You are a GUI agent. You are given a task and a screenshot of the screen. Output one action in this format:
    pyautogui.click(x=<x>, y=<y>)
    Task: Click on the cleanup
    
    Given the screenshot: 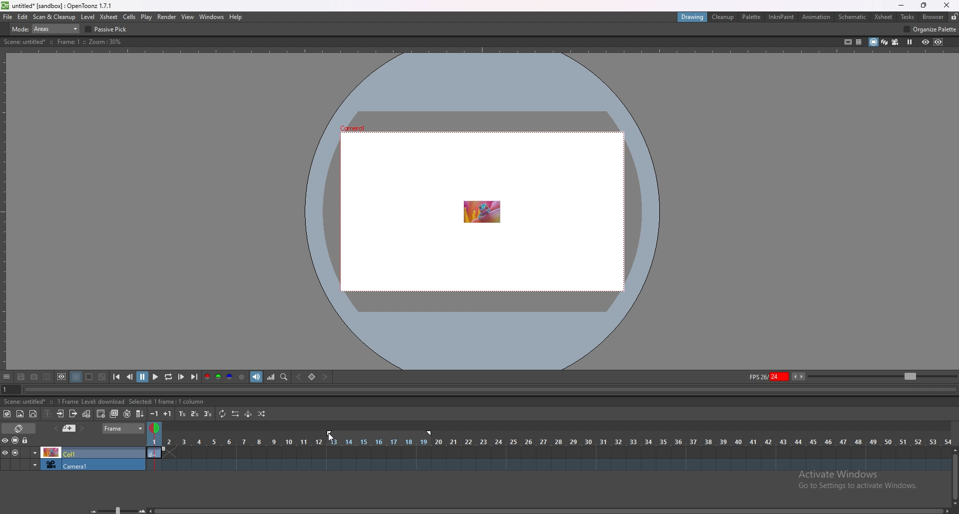 What is the action you would take?
    pyautogui.click(x=724, y=17)
    